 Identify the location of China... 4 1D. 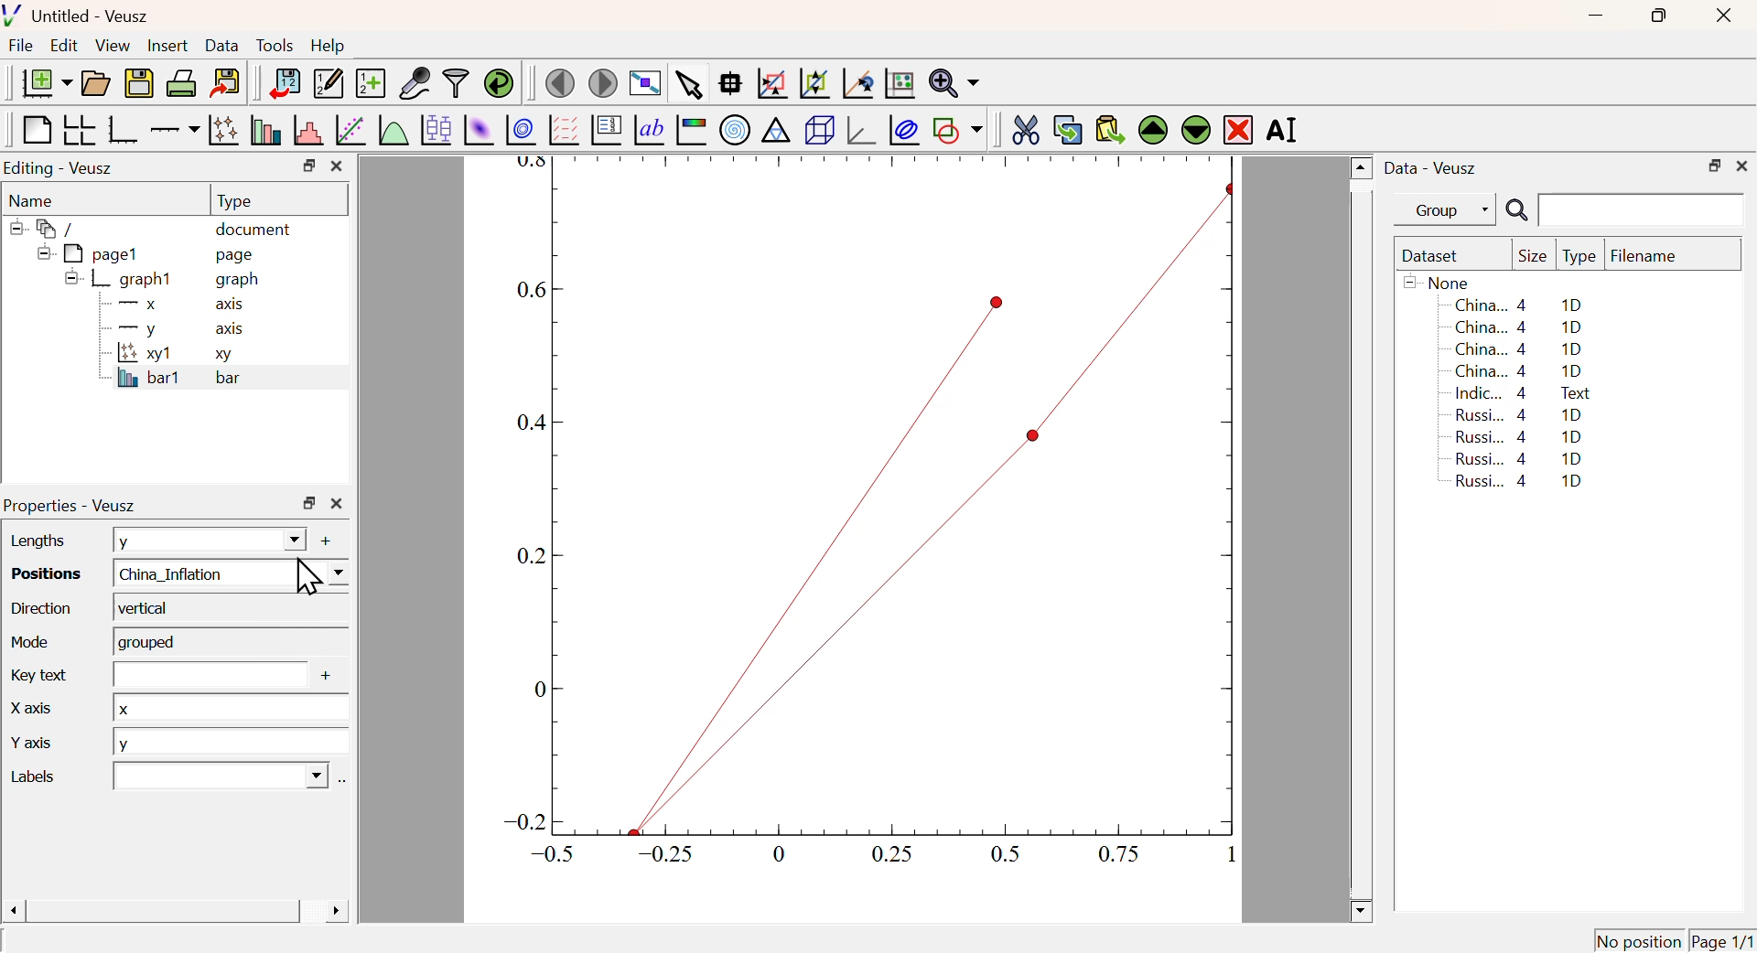
(1519, 371).